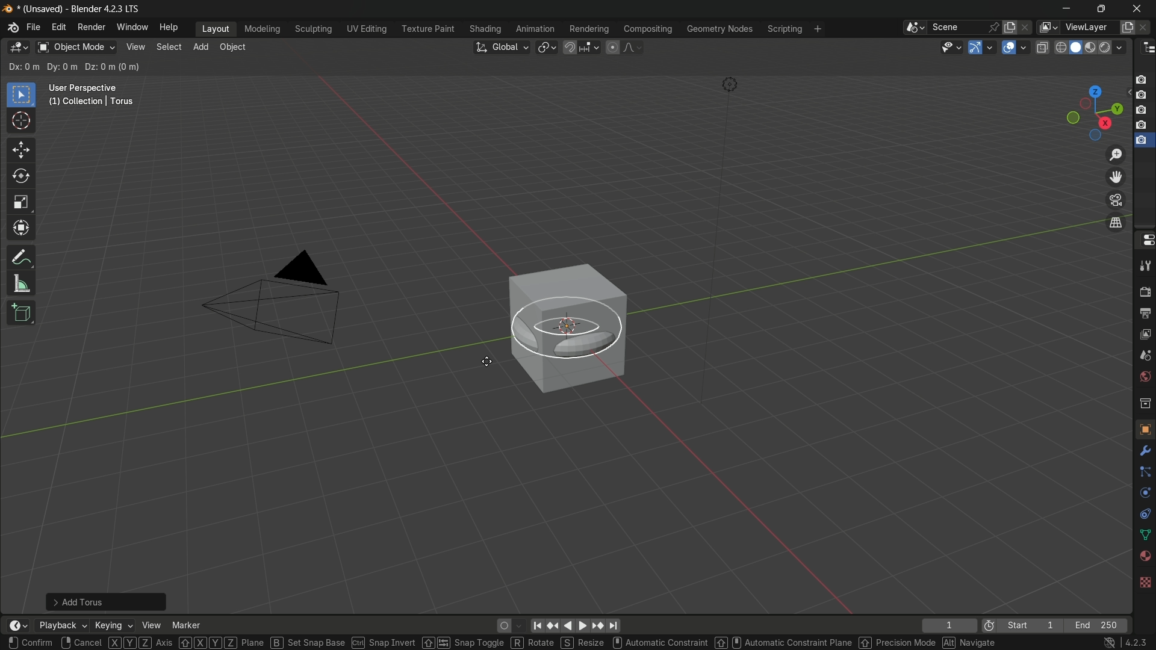 Image resolution: width=1156 pixels, height=650 pixels. I want to click on icon, so click(989, 627).